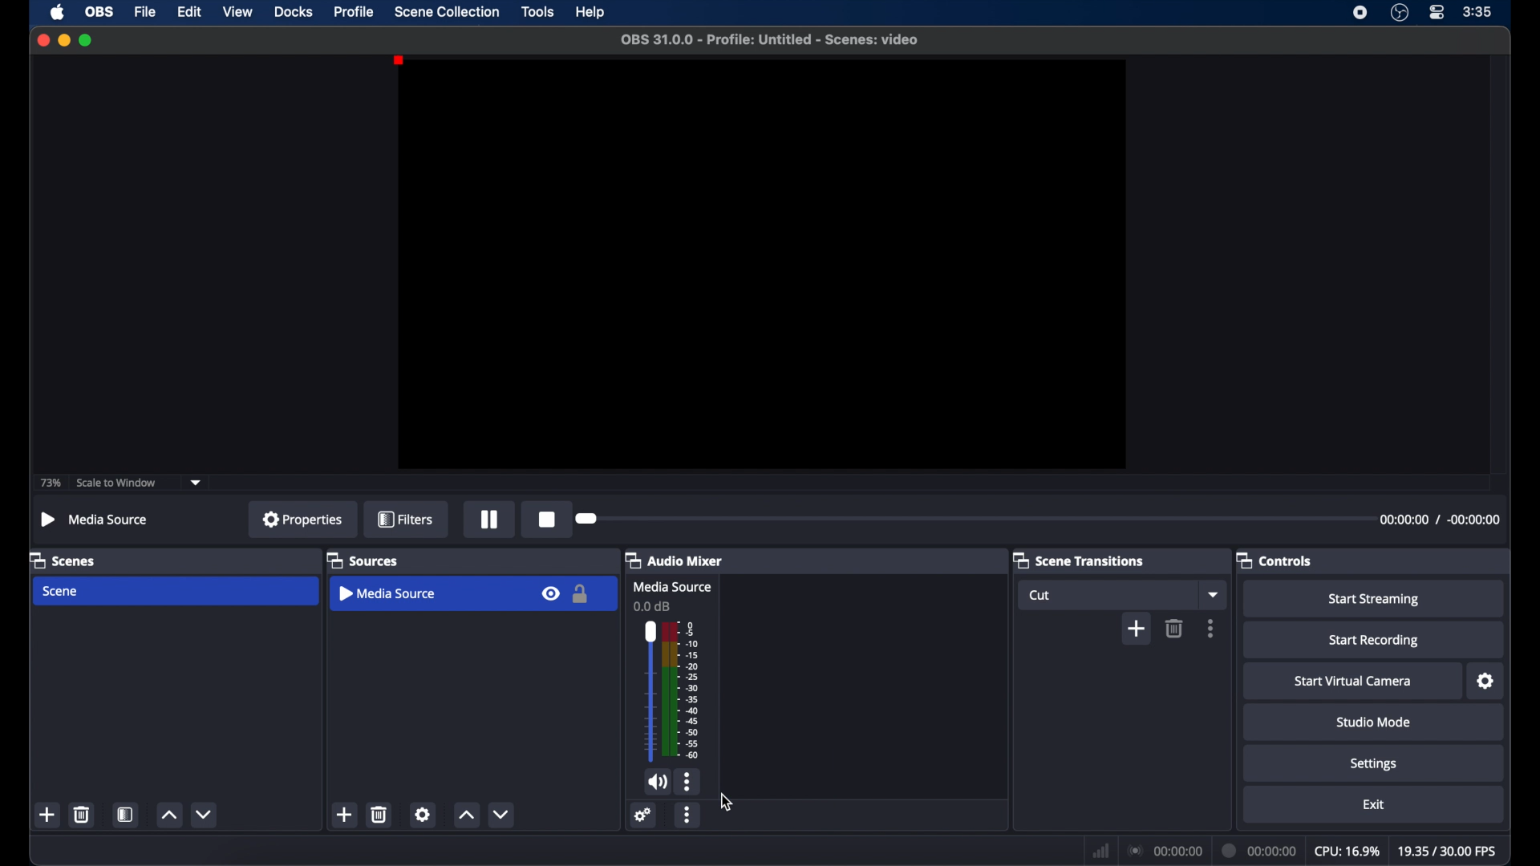 The height and width of the screenshot is (866, 1540). Describe the element at coordinates (146, 11) in the screenshot. I see `file` at that location.